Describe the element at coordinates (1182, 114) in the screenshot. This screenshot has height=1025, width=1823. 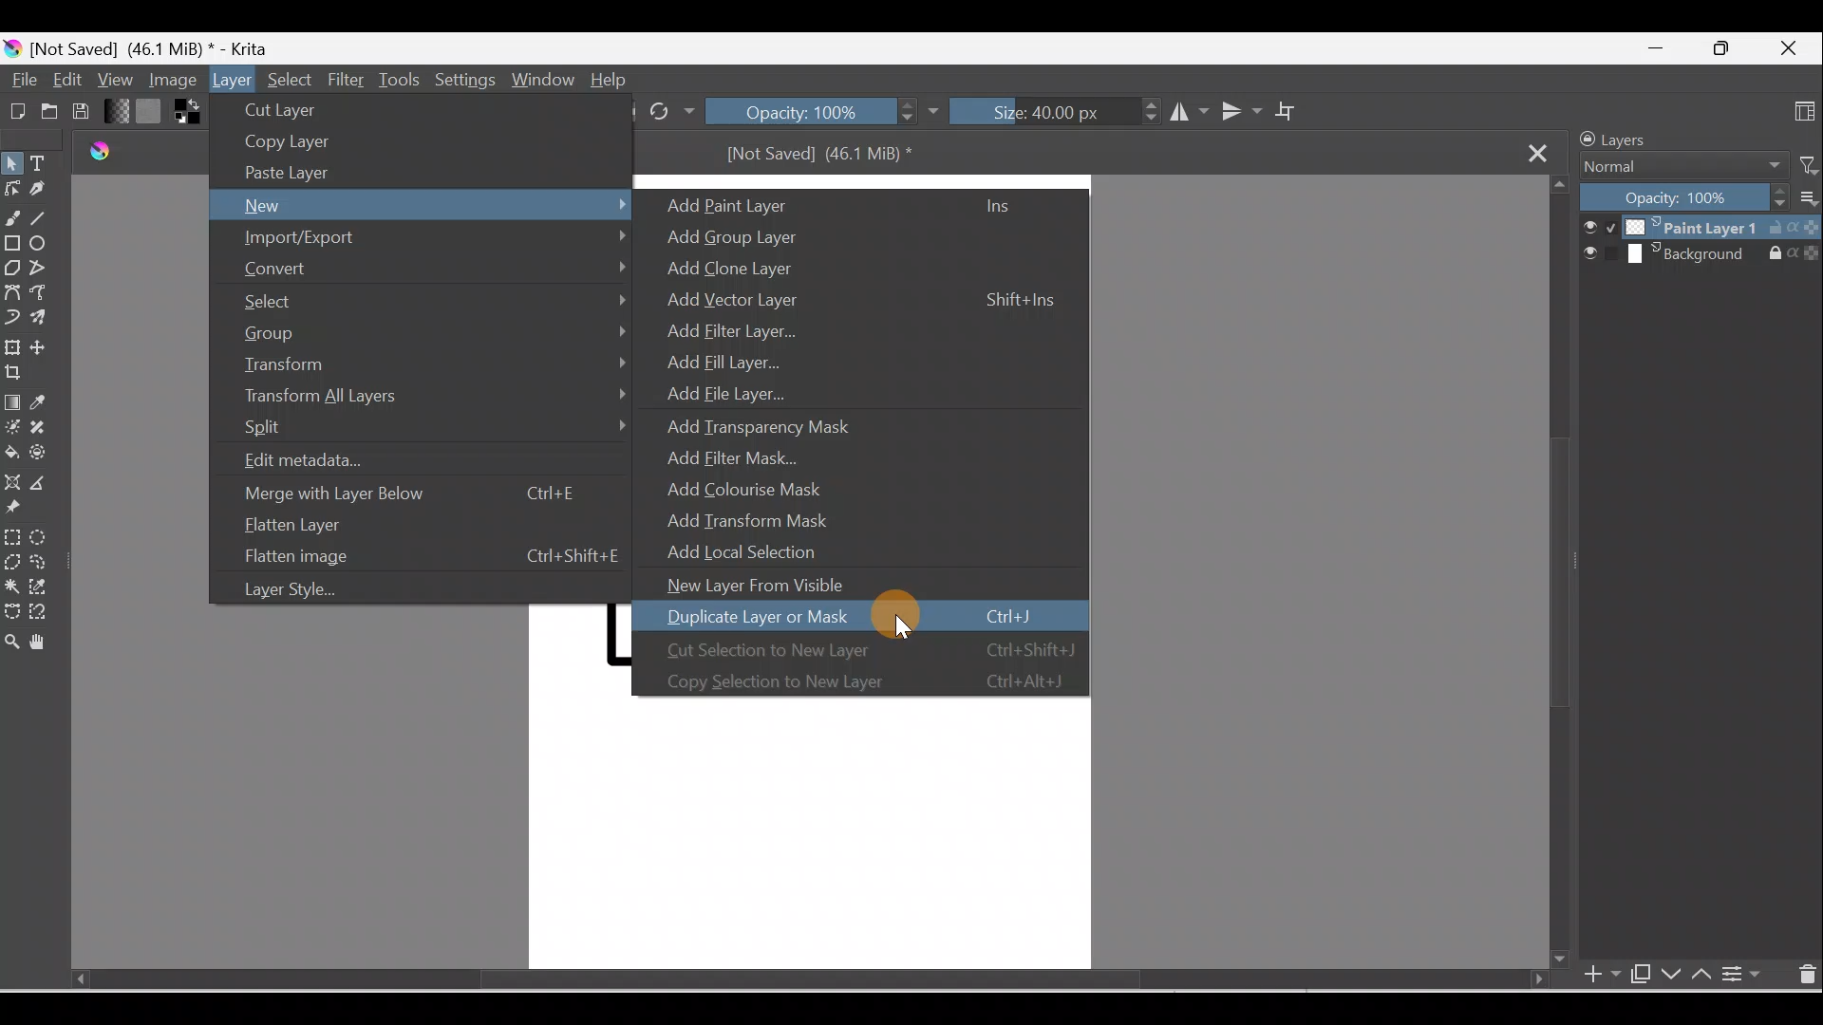
I see `Horizontal mirror tool` at that location.